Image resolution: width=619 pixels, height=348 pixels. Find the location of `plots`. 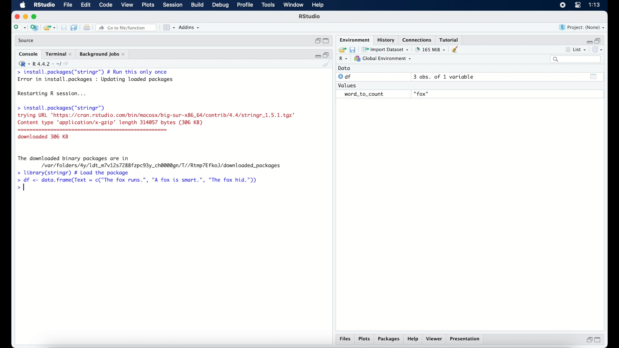

plots is located at coordinates (364, 339).